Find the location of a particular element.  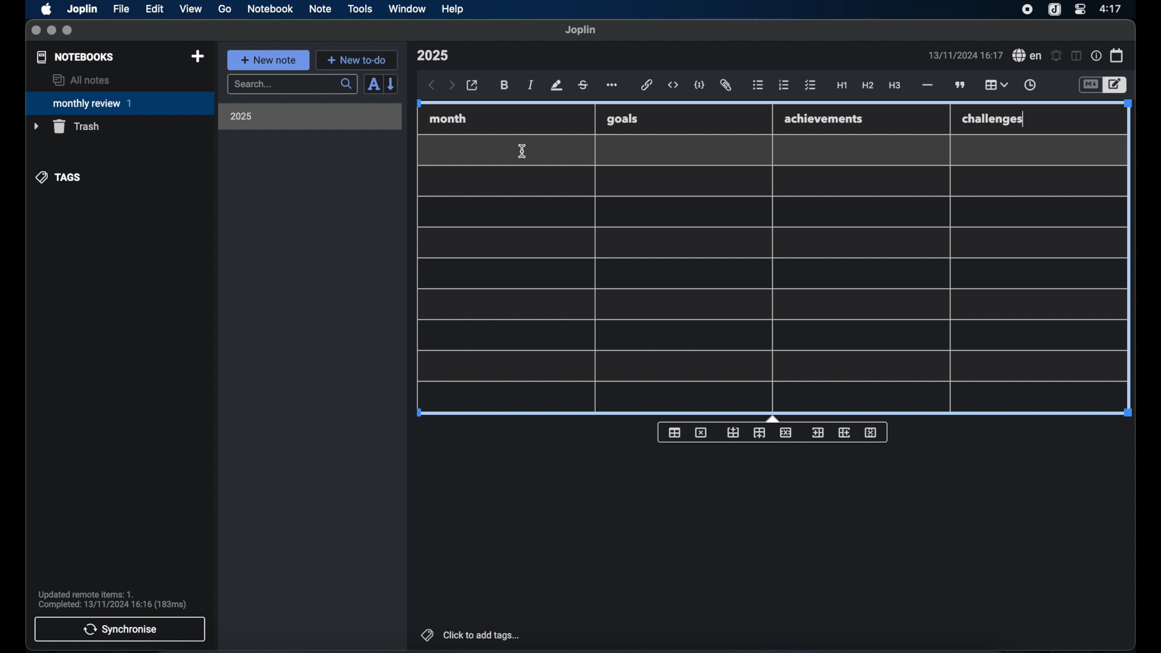

minimize is located at coordinates (51, 31).